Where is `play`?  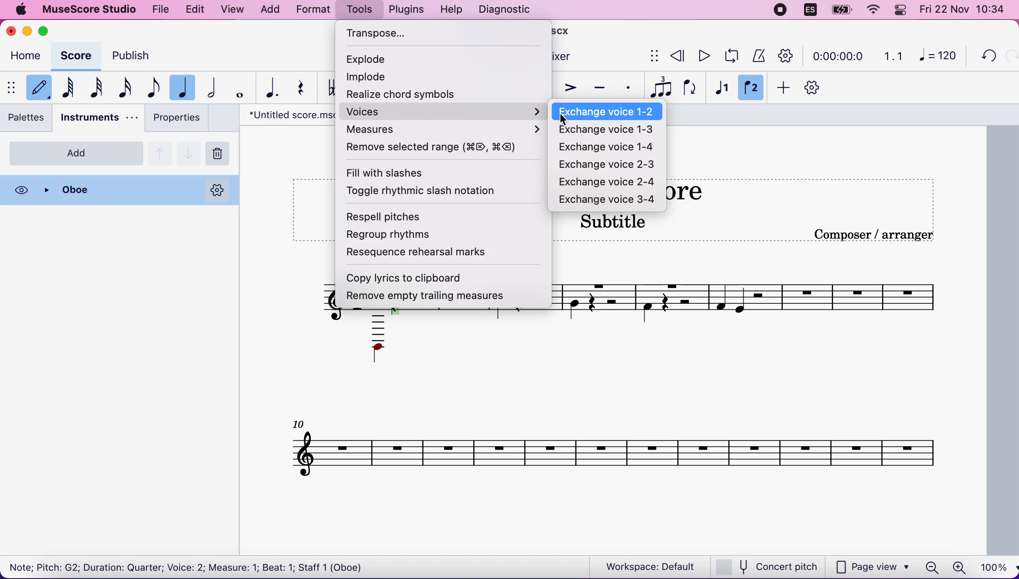
play is located at coordinates (701, 57).